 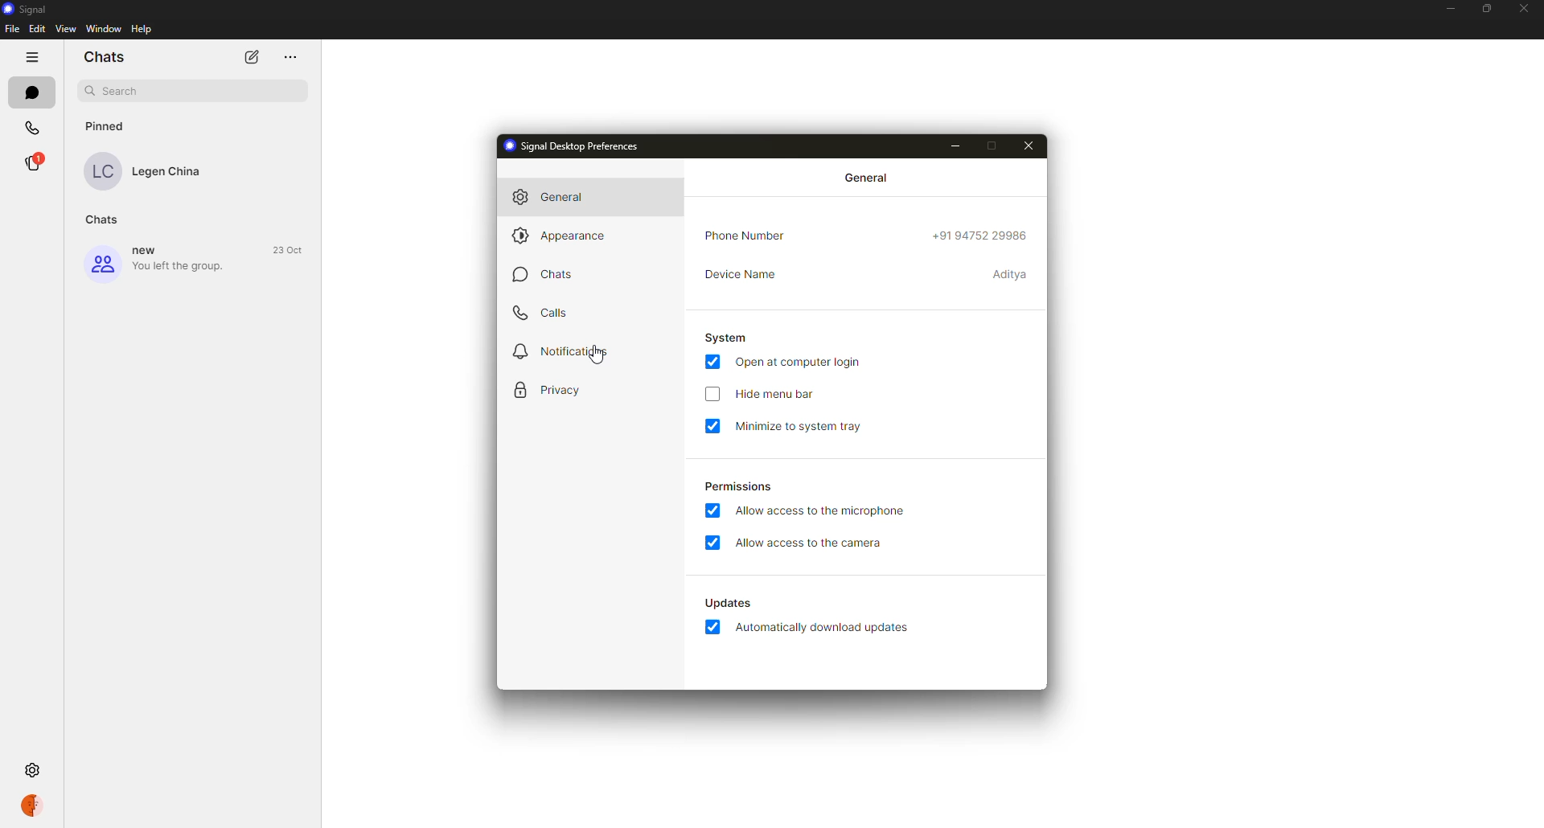 What do you see at coordinates (557, 389) in the screenshot?
I see `privacy` at bounding box center [557, 389].